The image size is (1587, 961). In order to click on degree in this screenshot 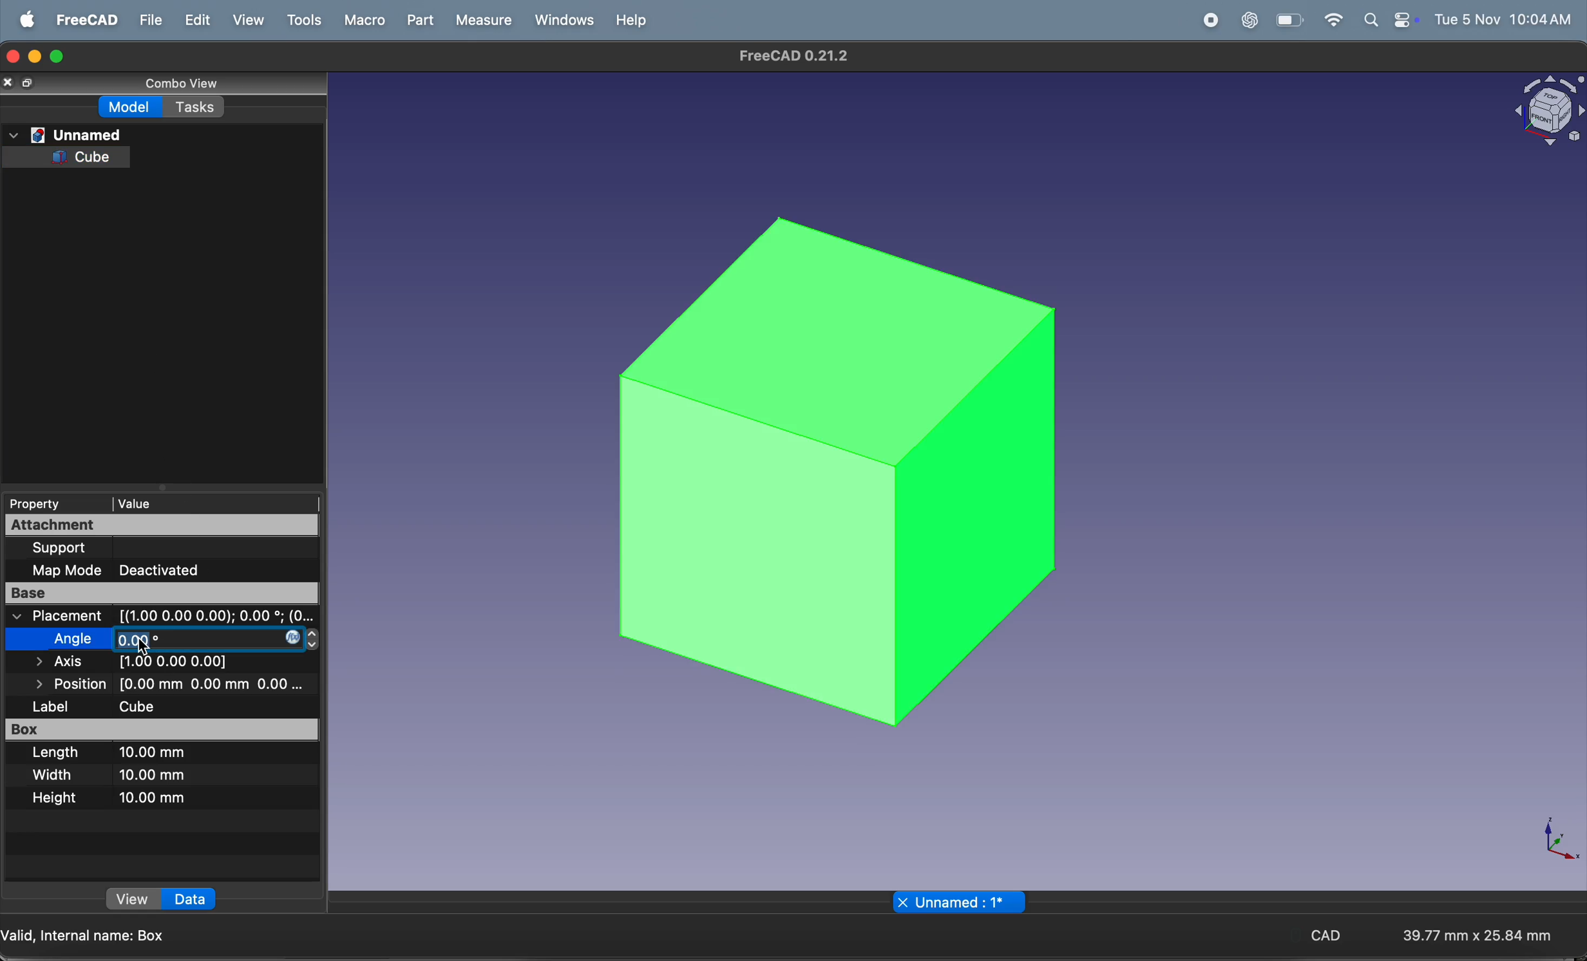, I will do `click(211, 640)`.